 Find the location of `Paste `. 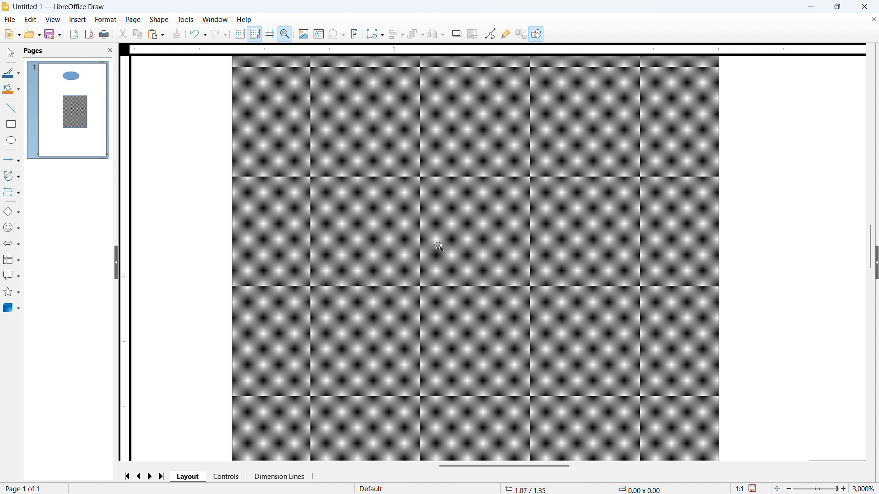

Paste  is located at coordinates (156, 34).